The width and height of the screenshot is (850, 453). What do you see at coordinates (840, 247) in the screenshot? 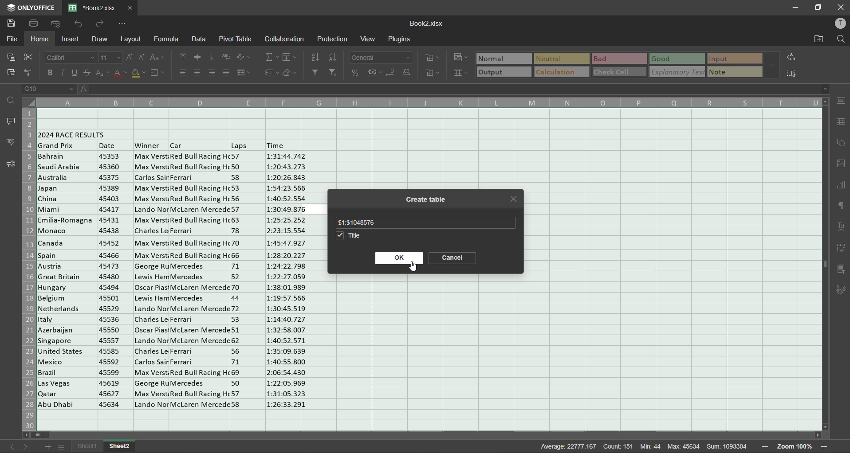
I see `pivot table` at bounding box center [840, 247].